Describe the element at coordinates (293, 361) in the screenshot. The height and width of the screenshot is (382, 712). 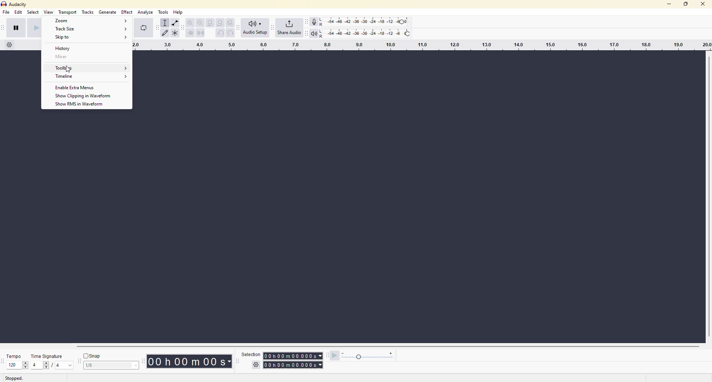
I see `time` at that location.